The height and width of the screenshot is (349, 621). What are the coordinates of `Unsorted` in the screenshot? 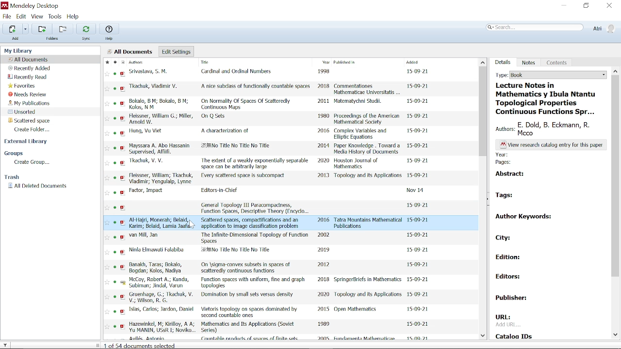 It's located at (24, 111).